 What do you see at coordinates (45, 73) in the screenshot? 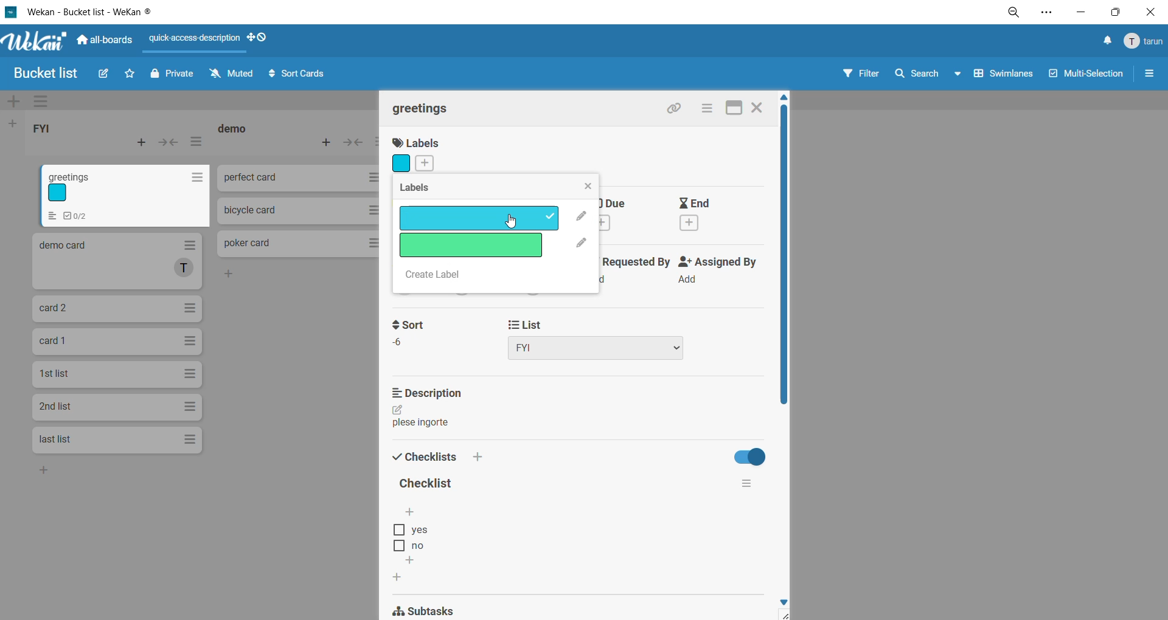
I see `Bucket list` at bounding box center [45, 73].